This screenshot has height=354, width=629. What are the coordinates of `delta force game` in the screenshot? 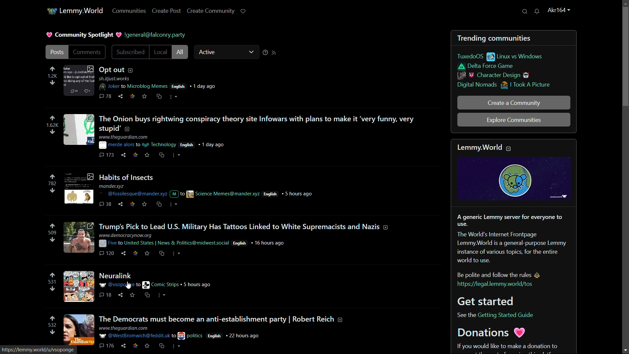 It's located at (485, 66).